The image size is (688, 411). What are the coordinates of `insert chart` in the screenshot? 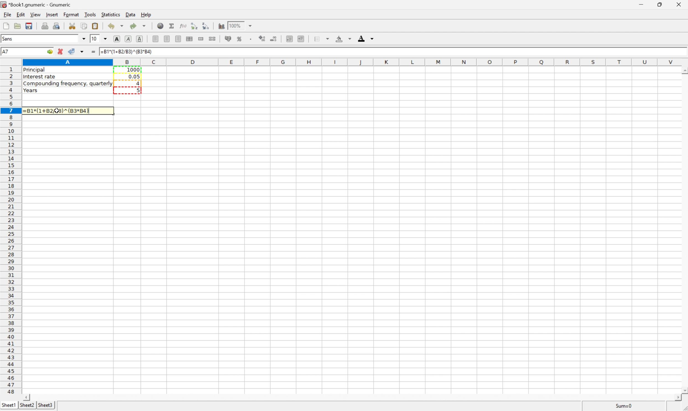 It's located at (221, 25).